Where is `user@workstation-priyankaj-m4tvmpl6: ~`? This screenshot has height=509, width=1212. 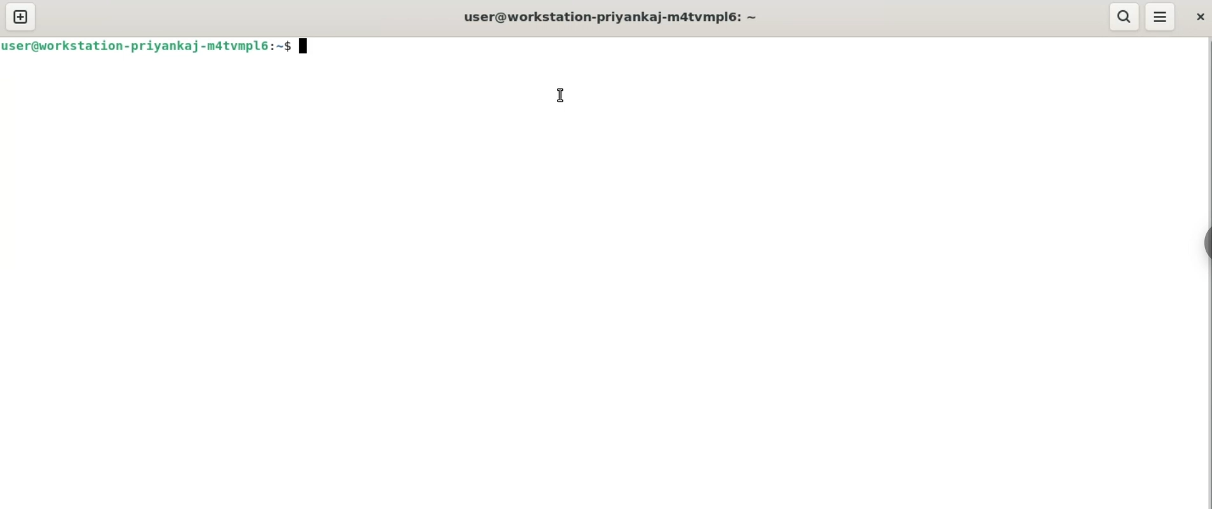
user@workstation-priyankaj-m4tvmpl6: ~ is located at coordinates (611, 18).